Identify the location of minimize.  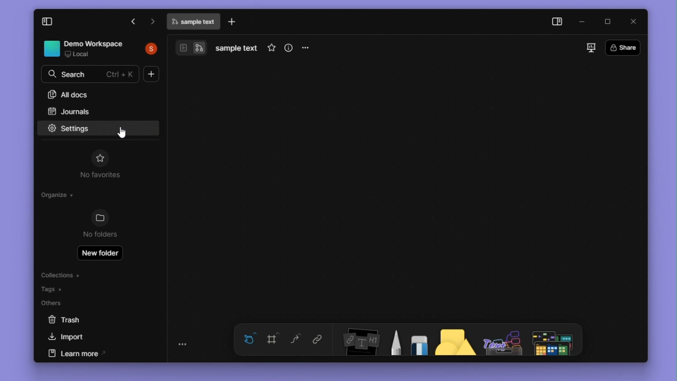
(586, 22).